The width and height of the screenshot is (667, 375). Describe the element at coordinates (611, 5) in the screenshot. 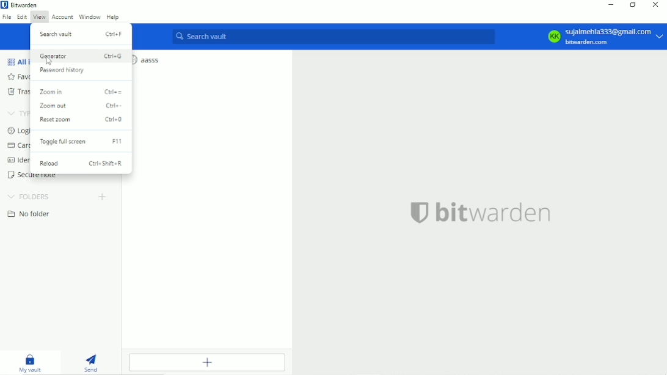

I see `Minimize` at that location.